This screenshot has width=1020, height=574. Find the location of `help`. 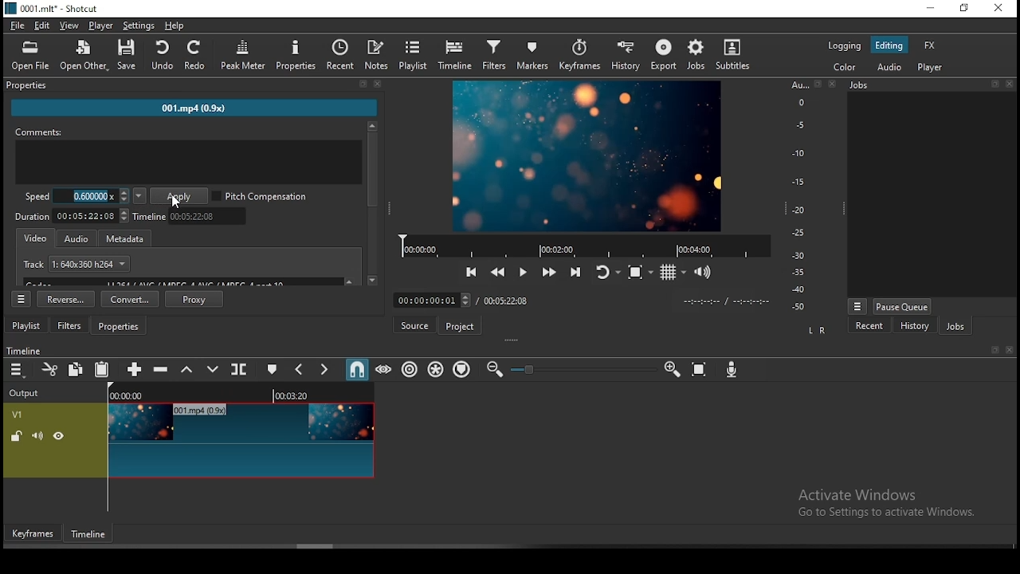

help is located at coordinates (175, 26).